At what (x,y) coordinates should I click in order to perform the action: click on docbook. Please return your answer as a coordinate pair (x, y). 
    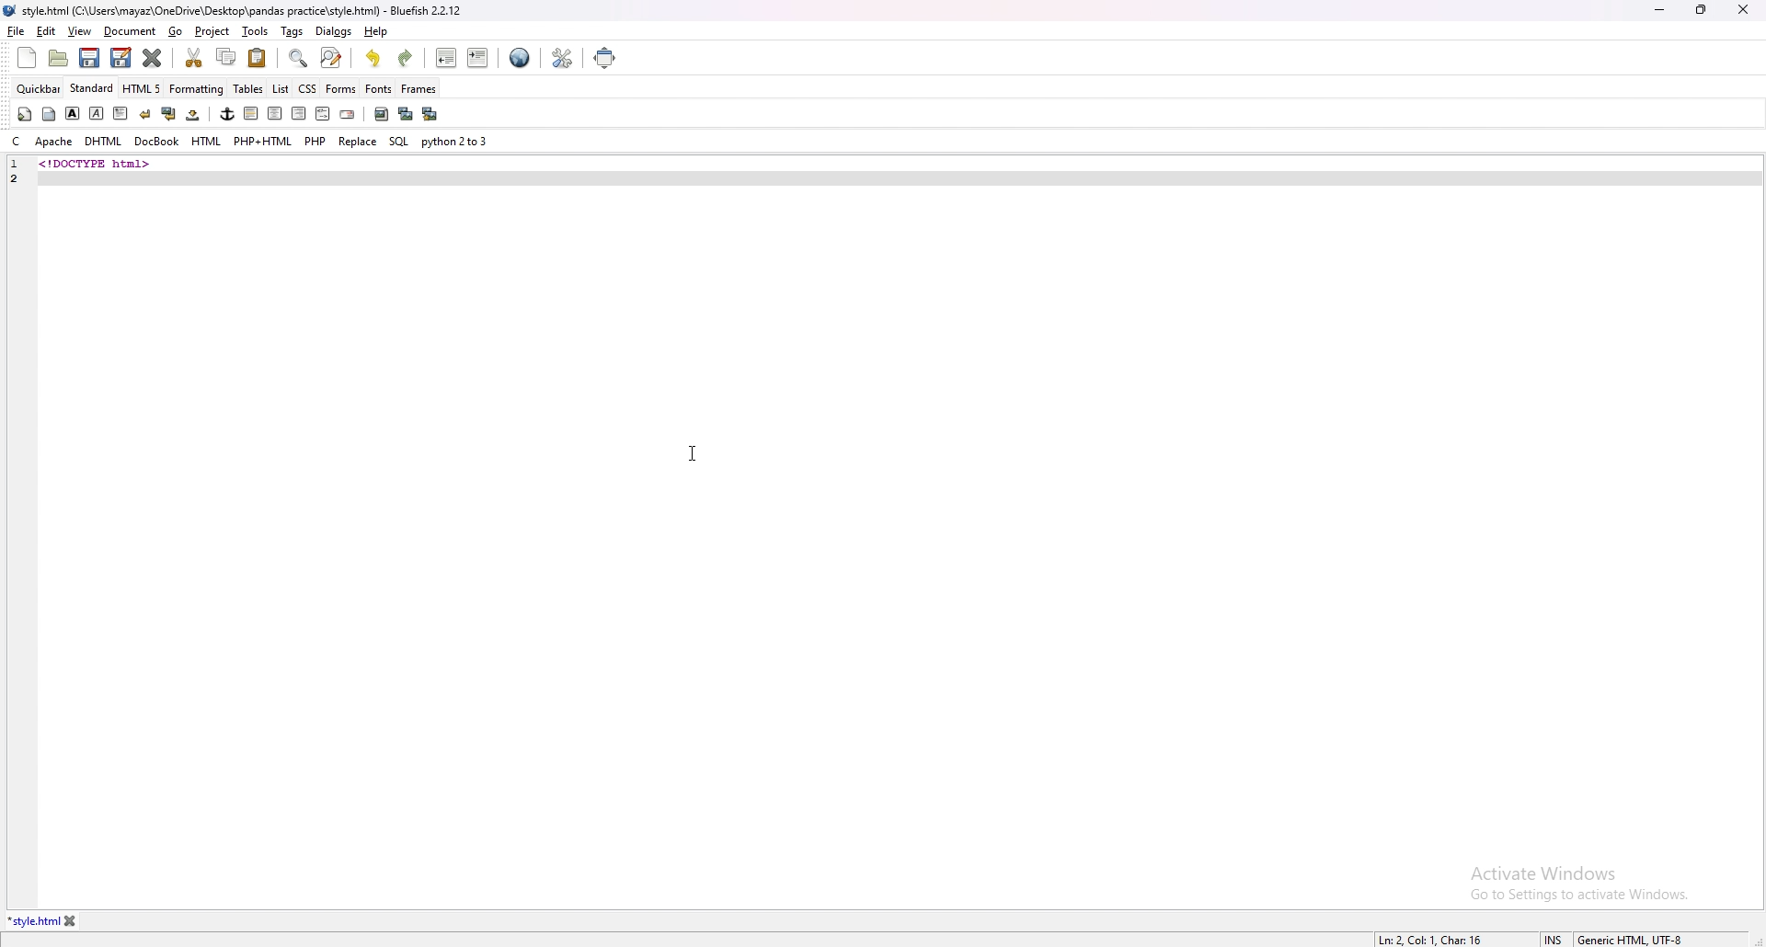
    Looking at the image, I should click on (156, 142).